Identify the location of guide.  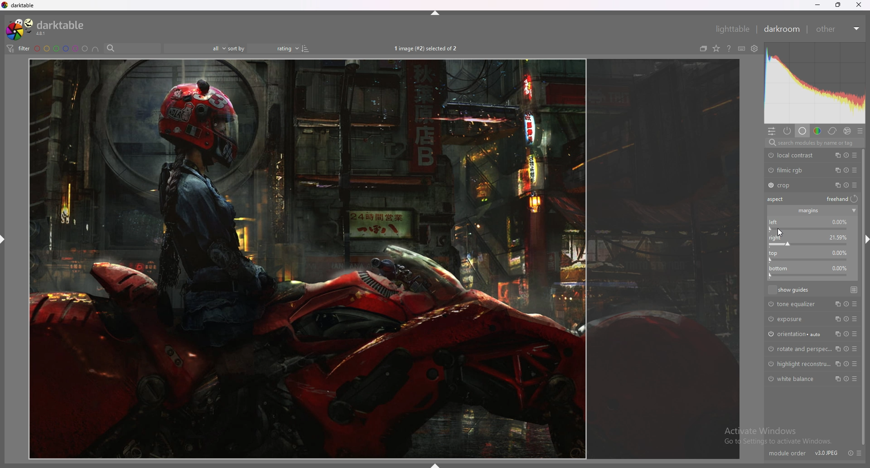
(855, 289).